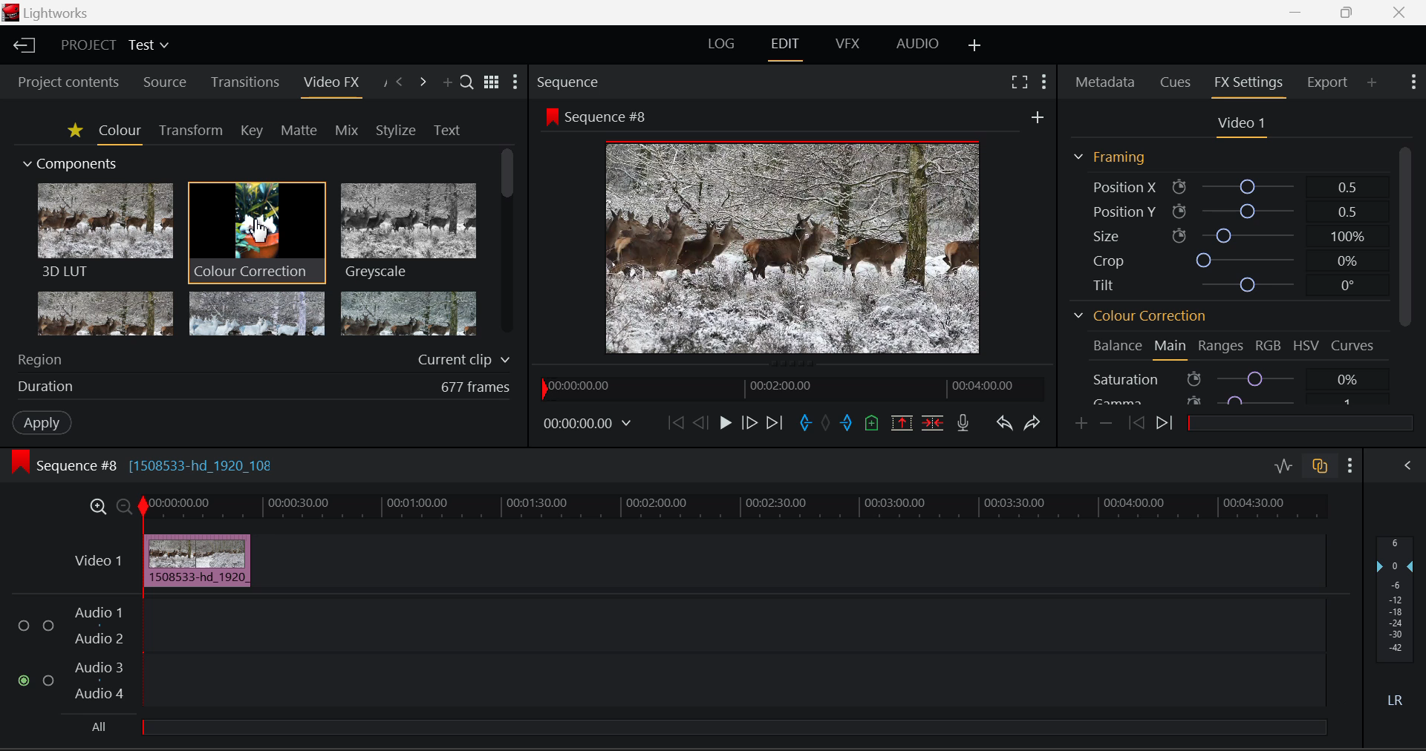 The height and width of the screenshot is (751, 1426). Describe the element at coordinates (44, 422) in the screenshot. I see `Apply` at that location.